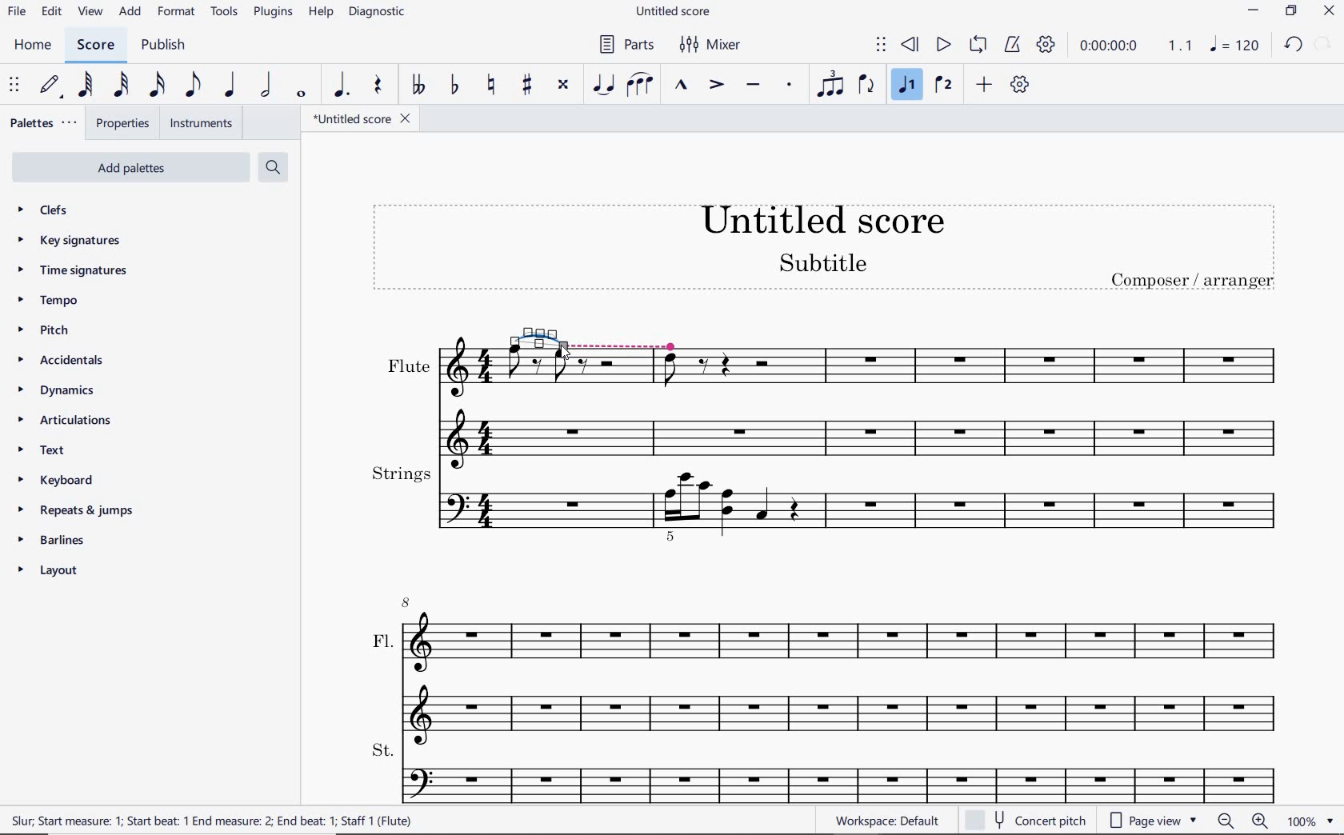  Describe the element at coordinates (59, 541) in the screenshot. I see `barlines` at that location.